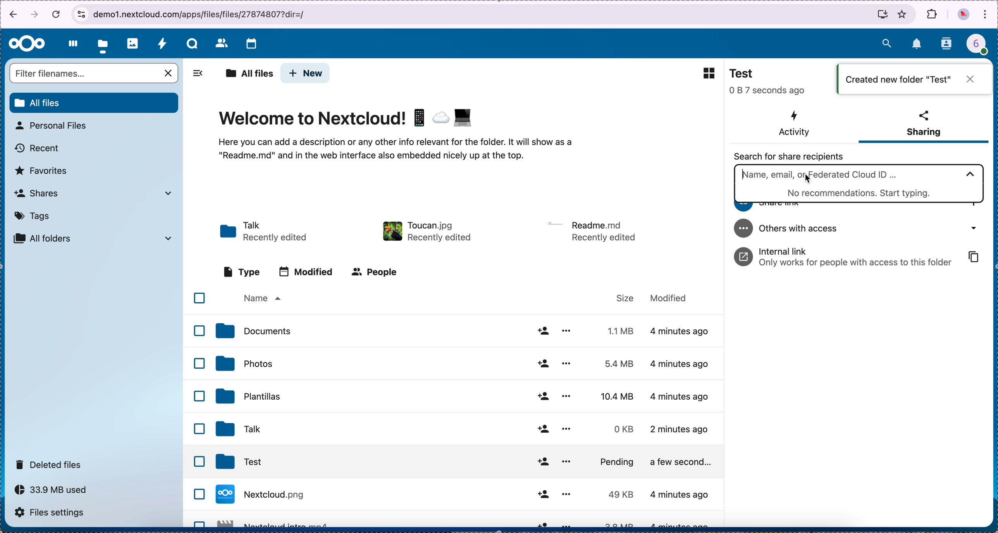 The image size is (998, 533). Describe the element at coordinates (470, 462) in the screenshot. I see `Test folder` at that location.